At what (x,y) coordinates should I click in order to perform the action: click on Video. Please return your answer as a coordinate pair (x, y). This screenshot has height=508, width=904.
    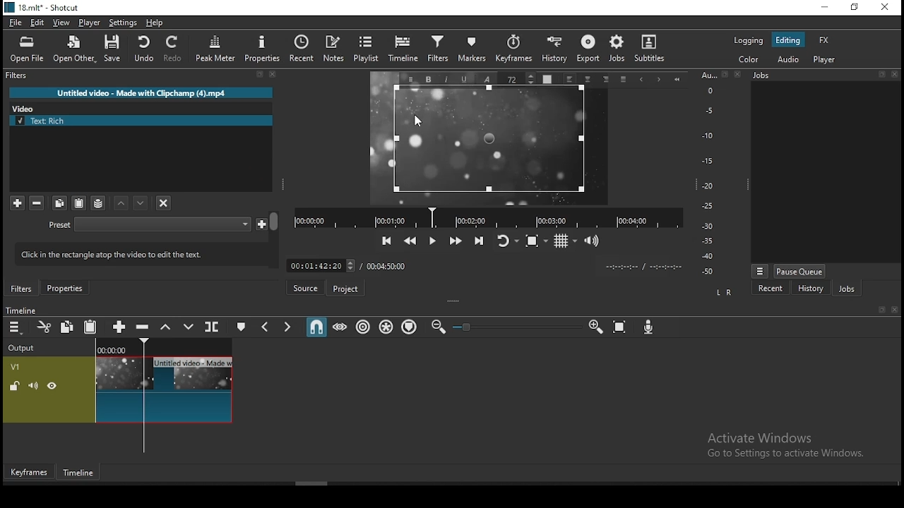
    Looking at the image, I should click on (27, 107).